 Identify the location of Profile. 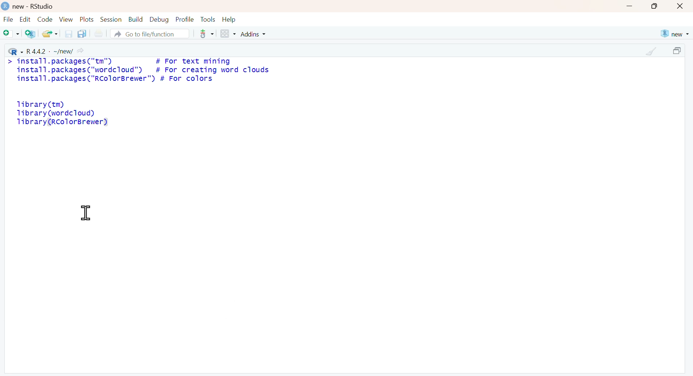
(186, 19).